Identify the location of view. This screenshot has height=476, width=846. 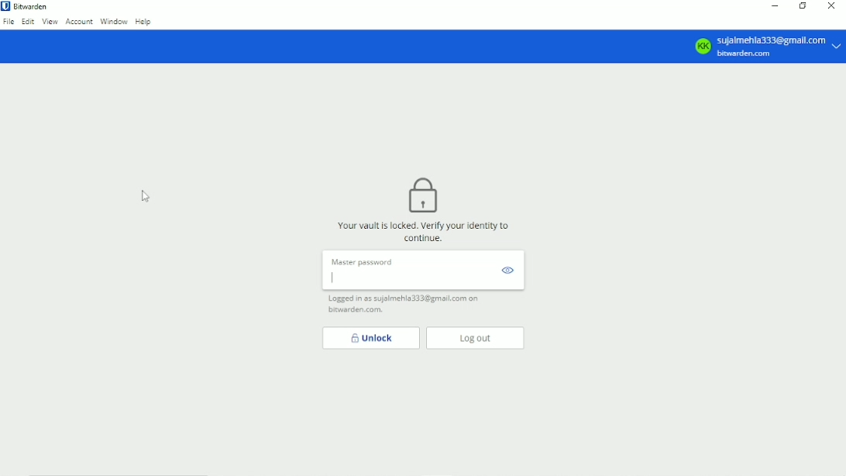
(510, 271).